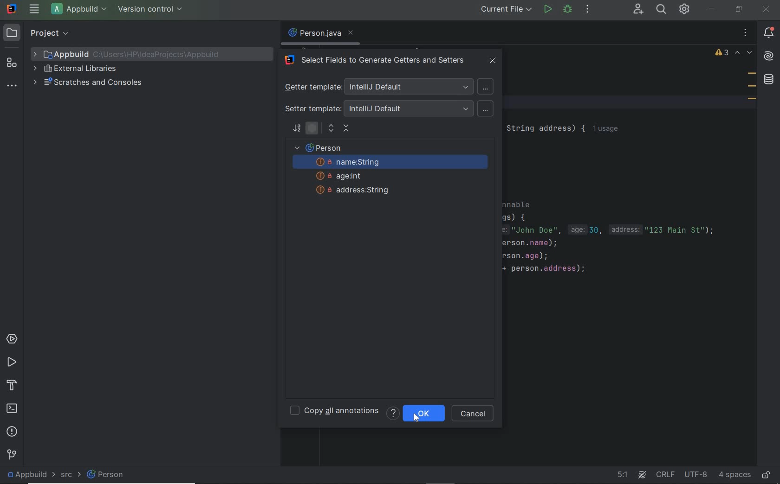 The height and width of the screenshot is (484, 780). Describe the element at coordinates (662, 10) in the screenshot. I see `search everywhere` at that location.